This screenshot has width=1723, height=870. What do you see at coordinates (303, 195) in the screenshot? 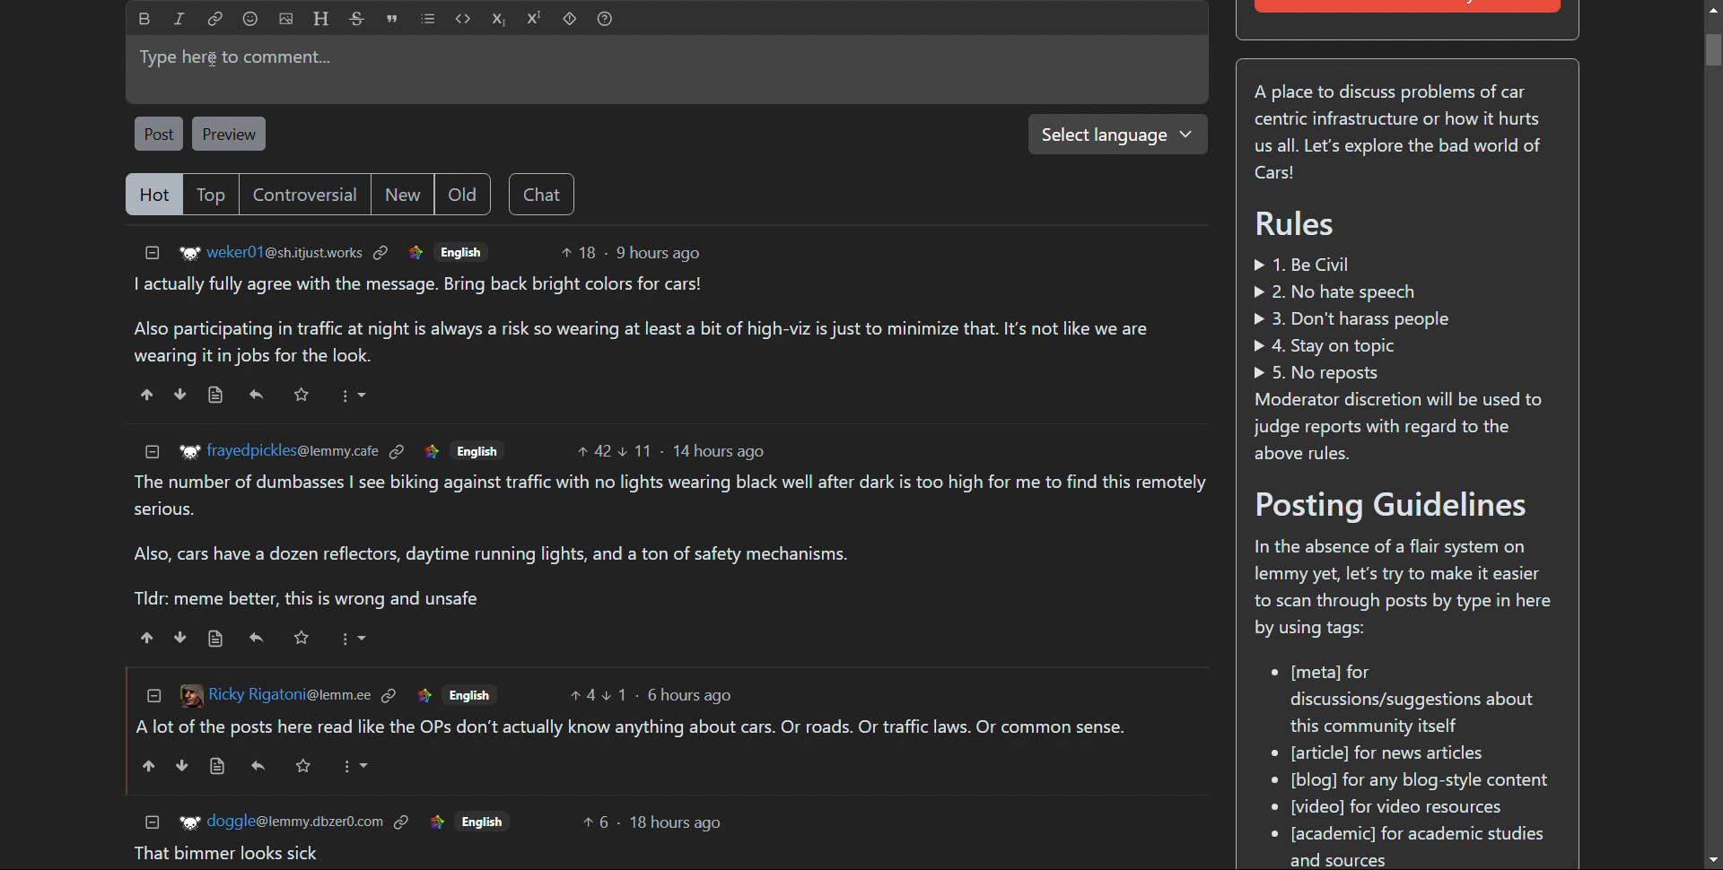
I see `controversial` at bounding box center [303, 195].